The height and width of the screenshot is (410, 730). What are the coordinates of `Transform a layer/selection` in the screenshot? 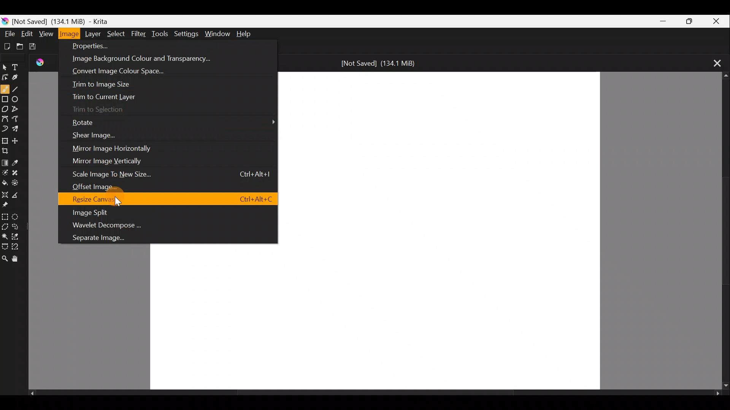 It's located at (5, 140).